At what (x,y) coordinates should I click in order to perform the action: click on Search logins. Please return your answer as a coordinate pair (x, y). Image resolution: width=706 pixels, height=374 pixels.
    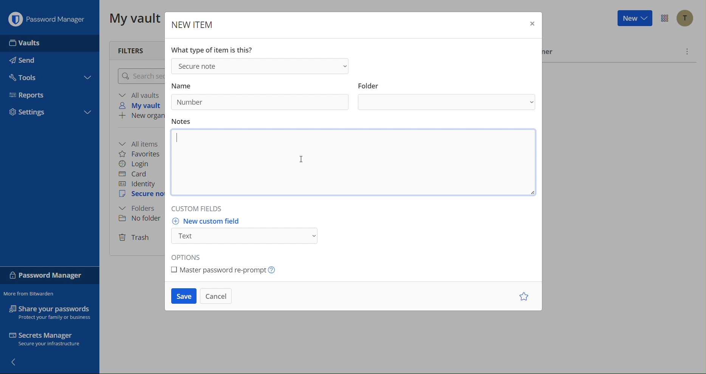
    Looking at the image, I should click on (139, 76).